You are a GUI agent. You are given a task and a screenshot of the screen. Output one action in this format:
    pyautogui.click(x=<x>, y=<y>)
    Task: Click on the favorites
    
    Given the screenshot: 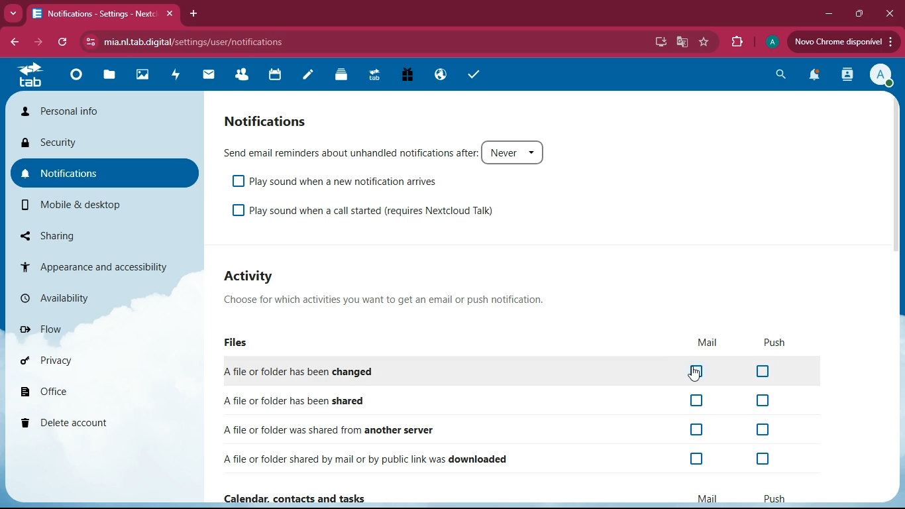 What is the action you would take?
    pyautogui.click(x=706, y=43)
    